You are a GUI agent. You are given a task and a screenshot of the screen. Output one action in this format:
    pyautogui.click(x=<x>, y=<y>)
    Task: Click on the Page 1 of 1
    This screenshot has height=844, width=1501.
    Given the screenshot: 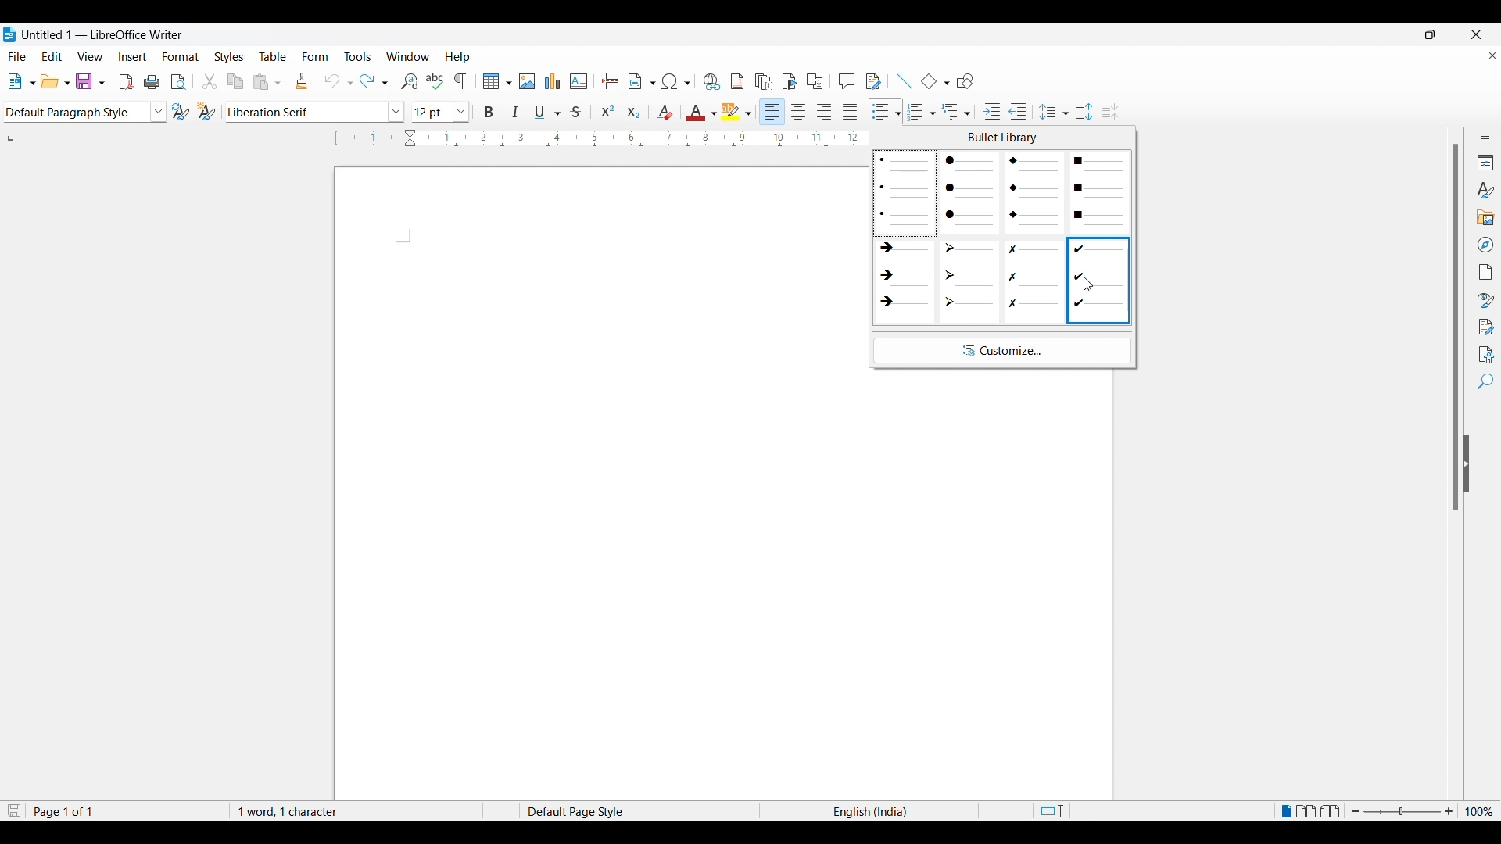 What is the action you would take?
    pyautogui.click(x=63, y=810)
    